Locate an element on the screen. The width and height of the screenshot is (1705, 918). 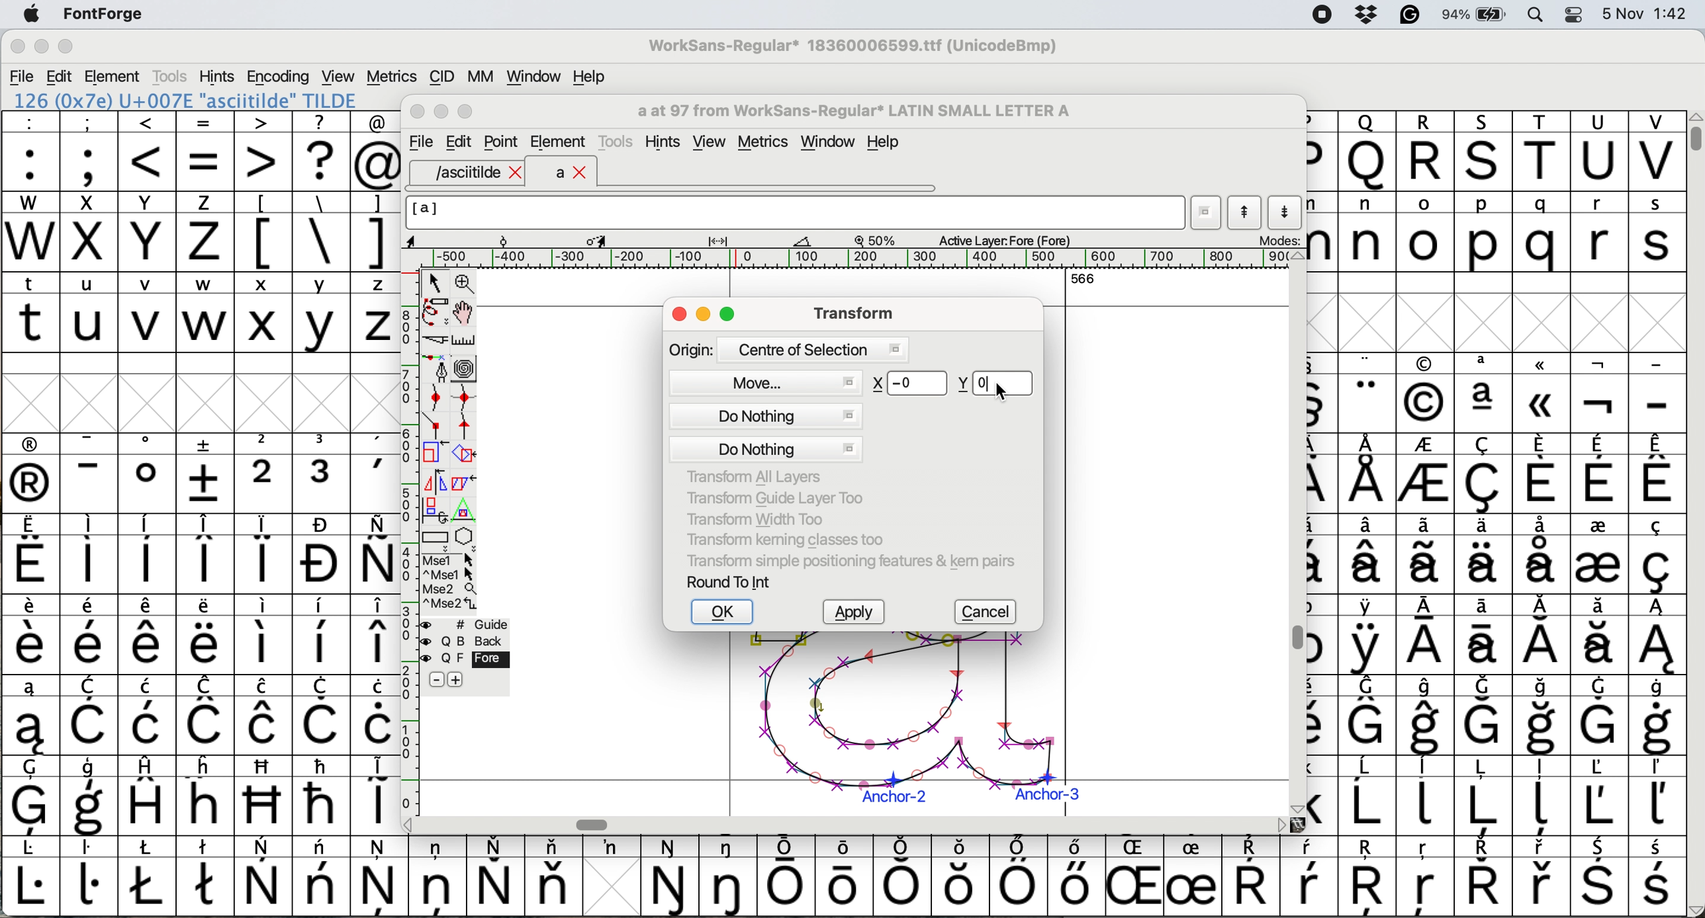
n is located at coordinates (1367, 231).